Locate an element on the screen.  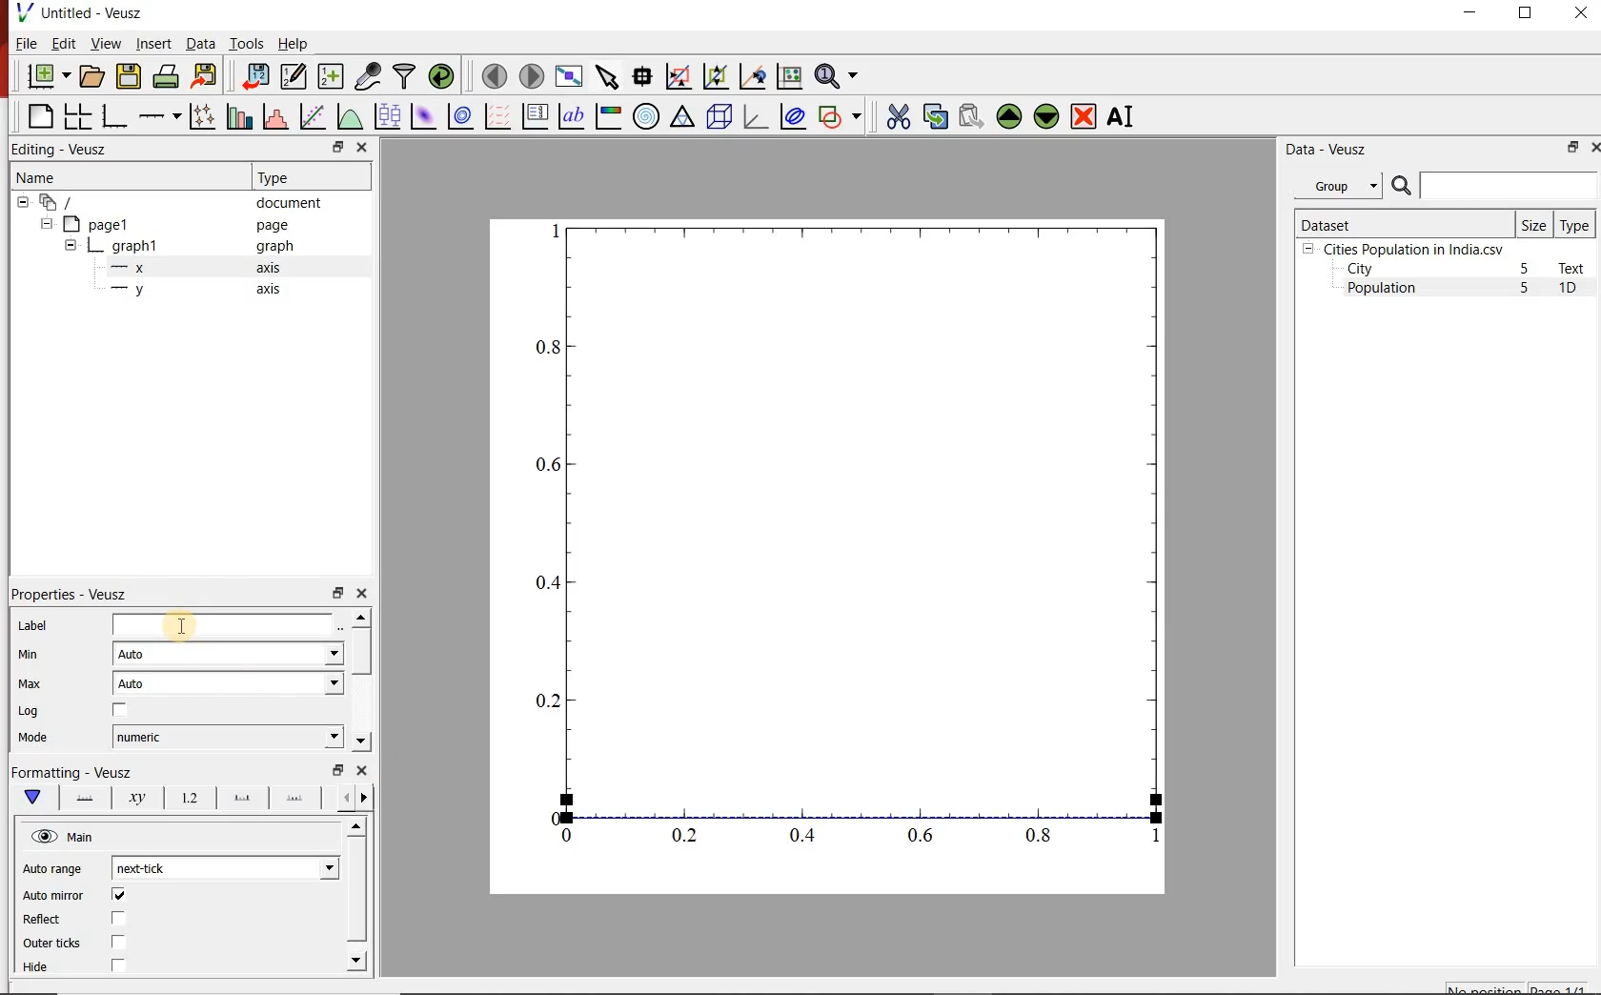
base graph is located at coordinates (112, 116).